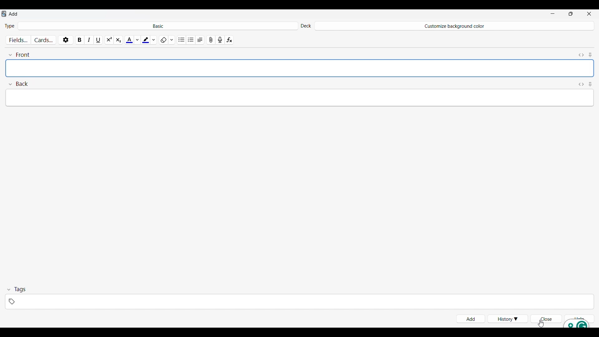  I want to click on Toggle sticky, so click(590, 84).